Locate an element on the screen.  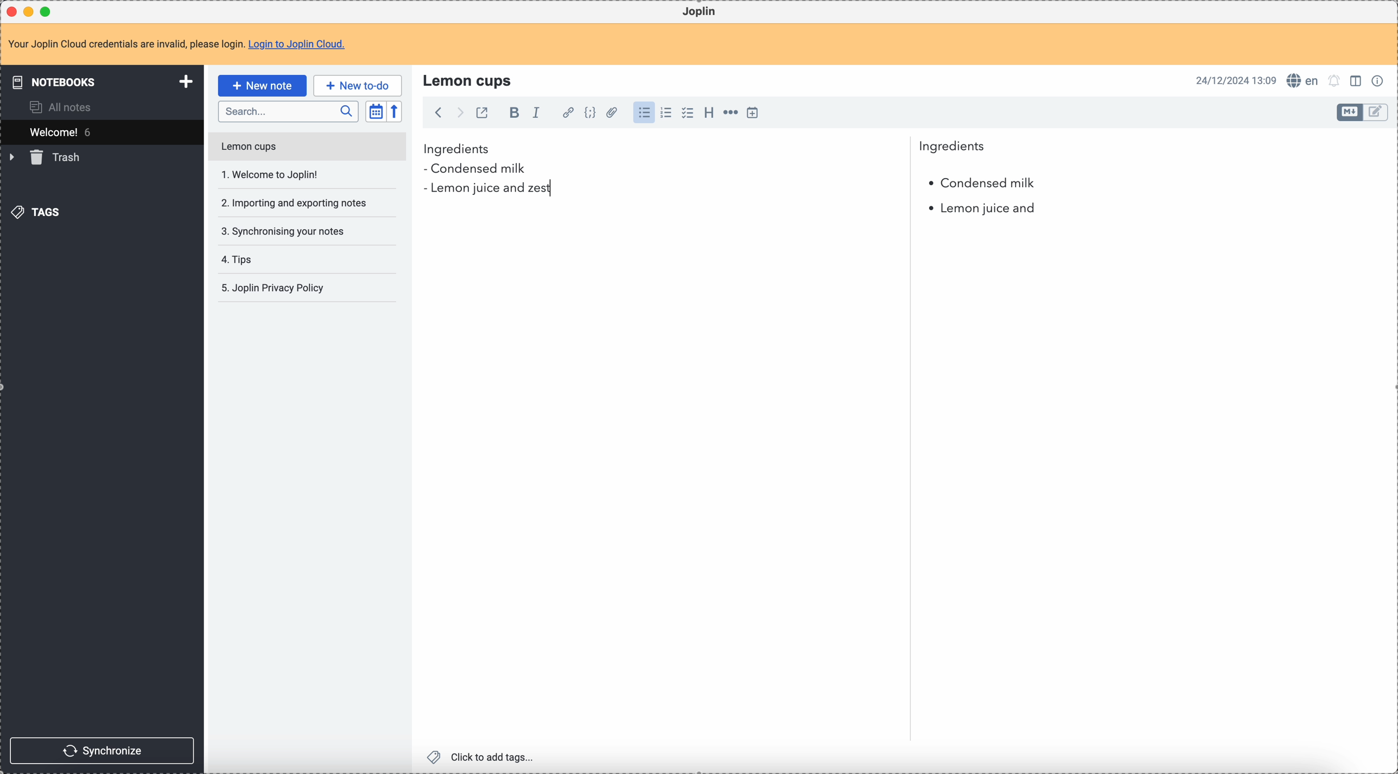
bold is located at coordinates (511, 113).